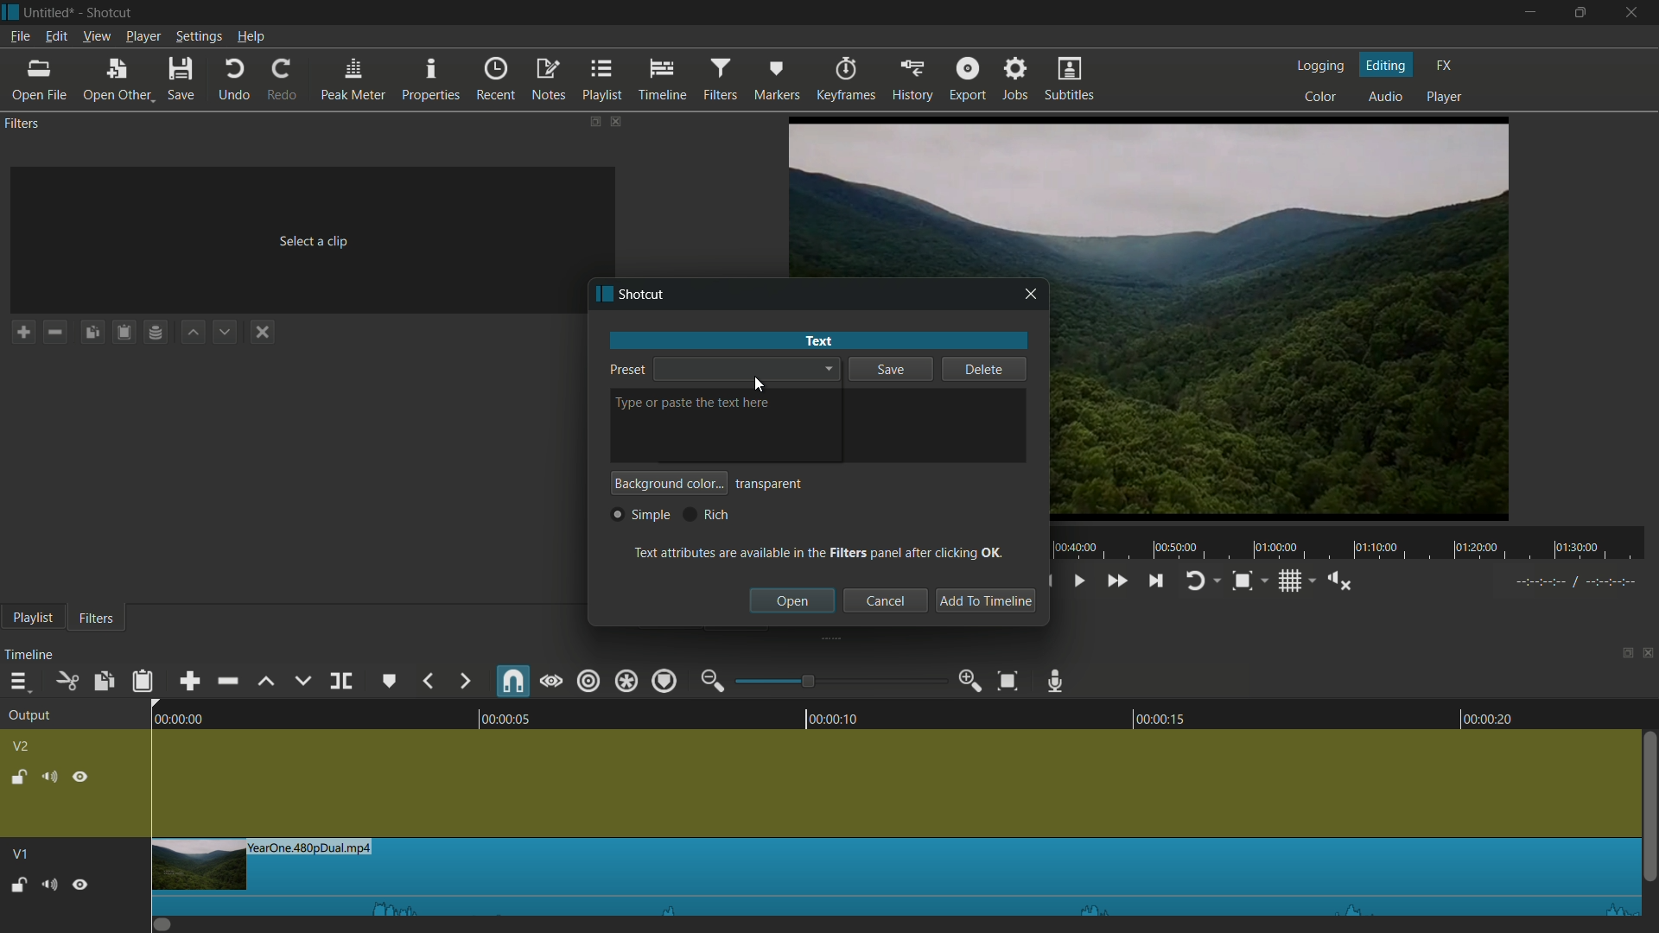 The width and height of the screenshot is (1659, 933). What do you see at coordinates (92, 334) in the screenshot?
I see `Copy` at bounding box center [92, 334].